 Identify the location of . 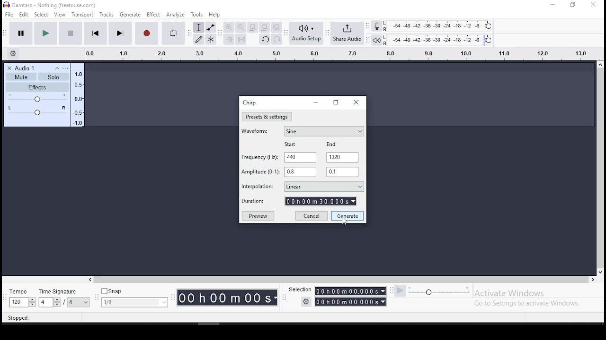
(553, 4).